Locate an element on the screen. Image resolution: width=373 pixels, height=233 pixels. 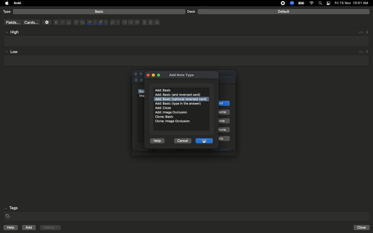
Internet is located at coordinates (312, 3).